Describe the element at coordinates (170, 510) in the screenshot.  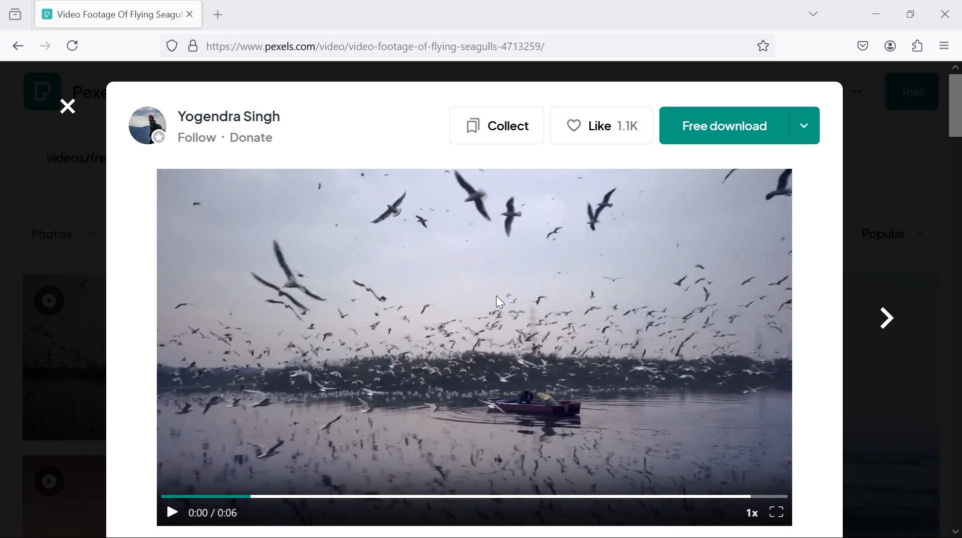
I see `play` at that location.